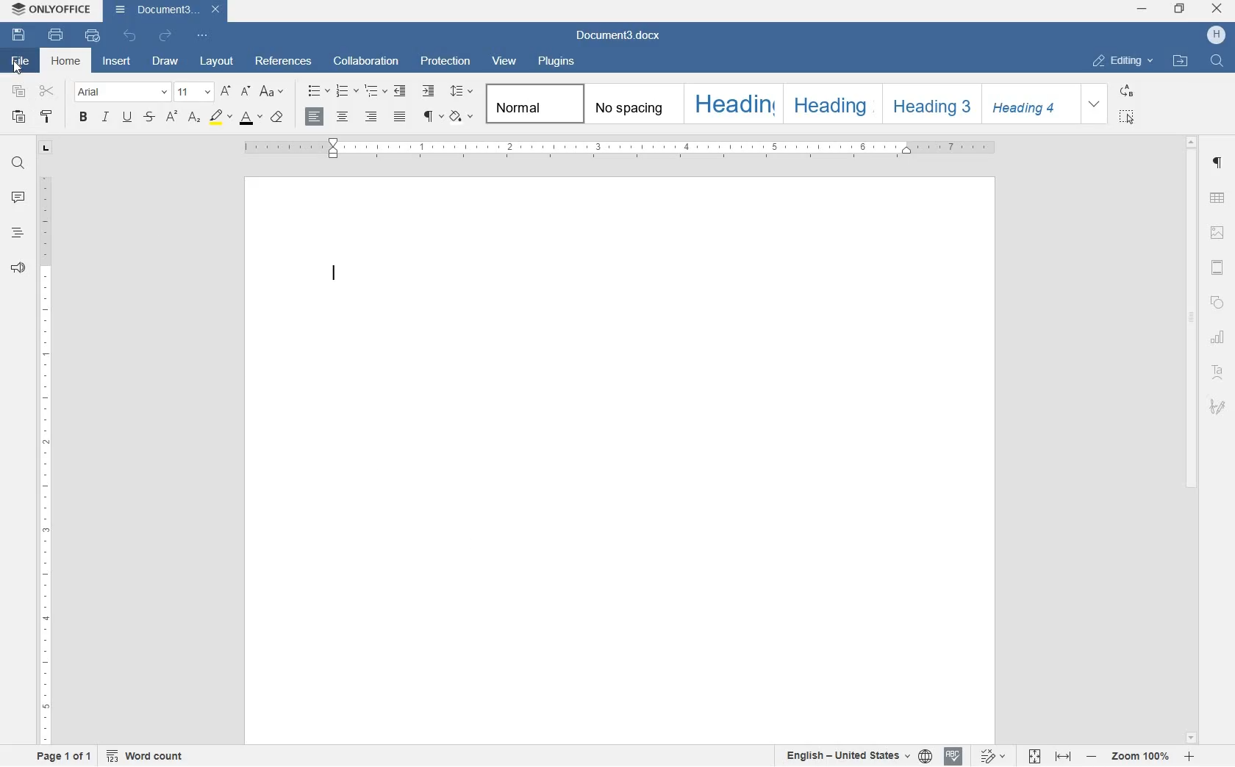 This screenshot has width=1235, height=767. Describe the element at coordinates (399, 92) in the screenshot. I see `decrease indent` at that location.